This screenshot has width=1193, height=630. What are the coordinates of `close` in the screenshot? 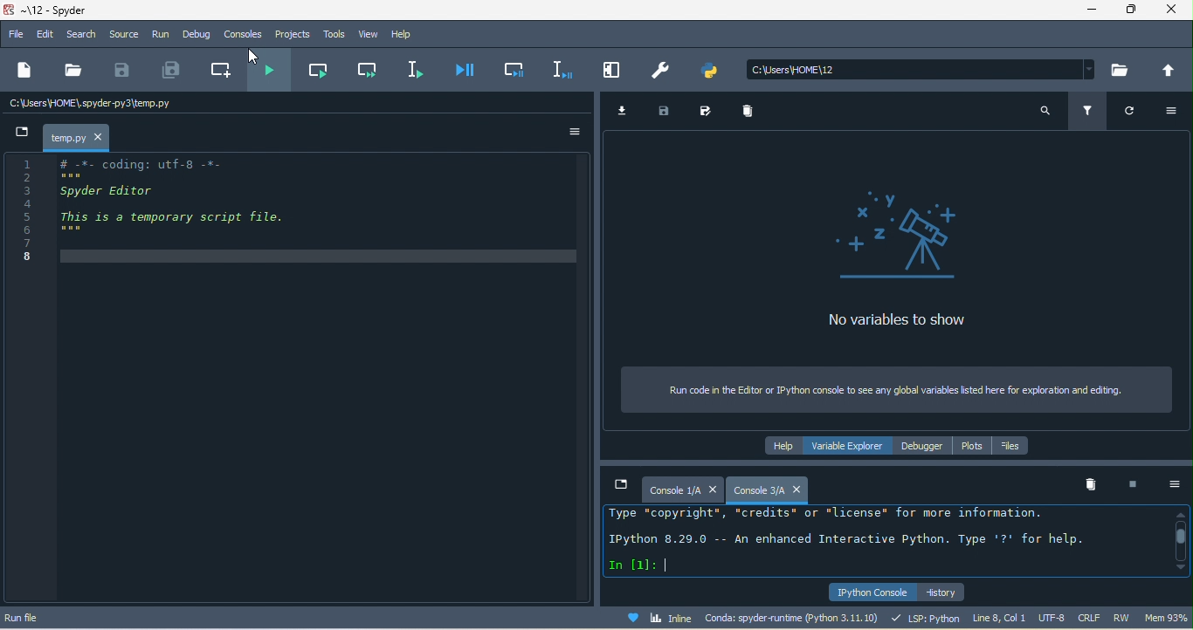 It's located at (1176, 11).